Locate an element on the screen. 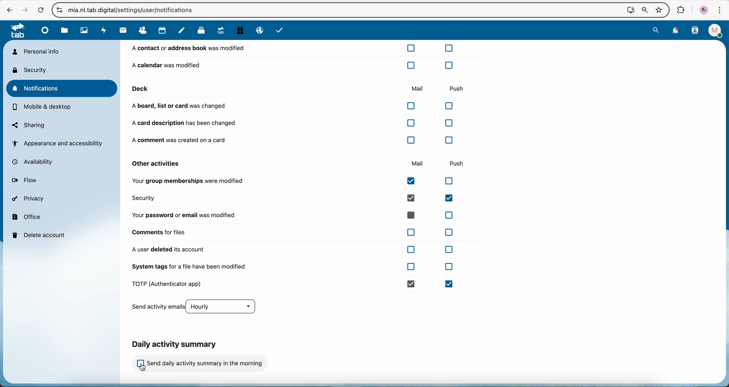  mouse is located at coordinates (146, 369).